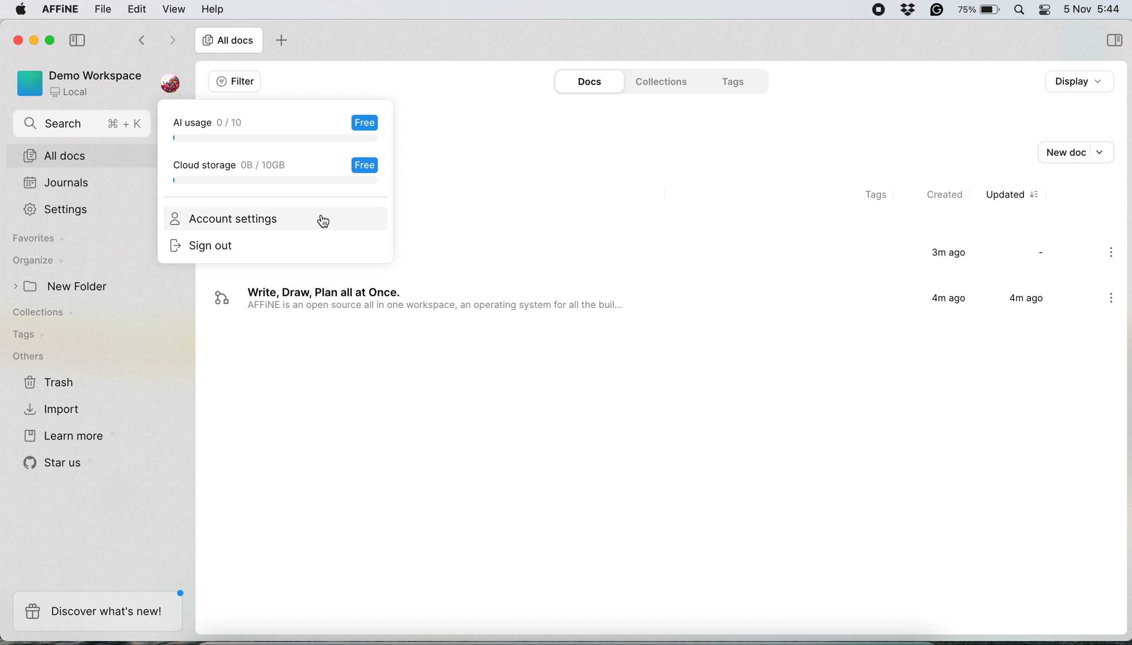 This screenshot has height=645, width=1132. I want to click on more options, so click(1113, 253).